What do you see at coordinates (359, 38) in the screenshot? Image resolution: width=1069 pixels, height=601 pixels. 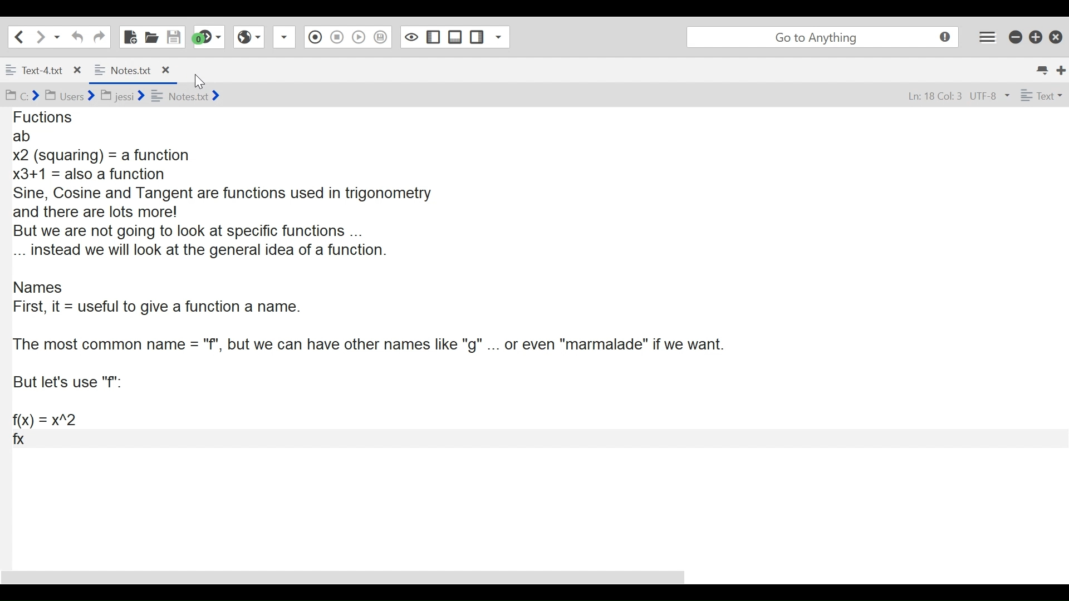 I see `Play Last Macro` at bounding box center [359, 38].